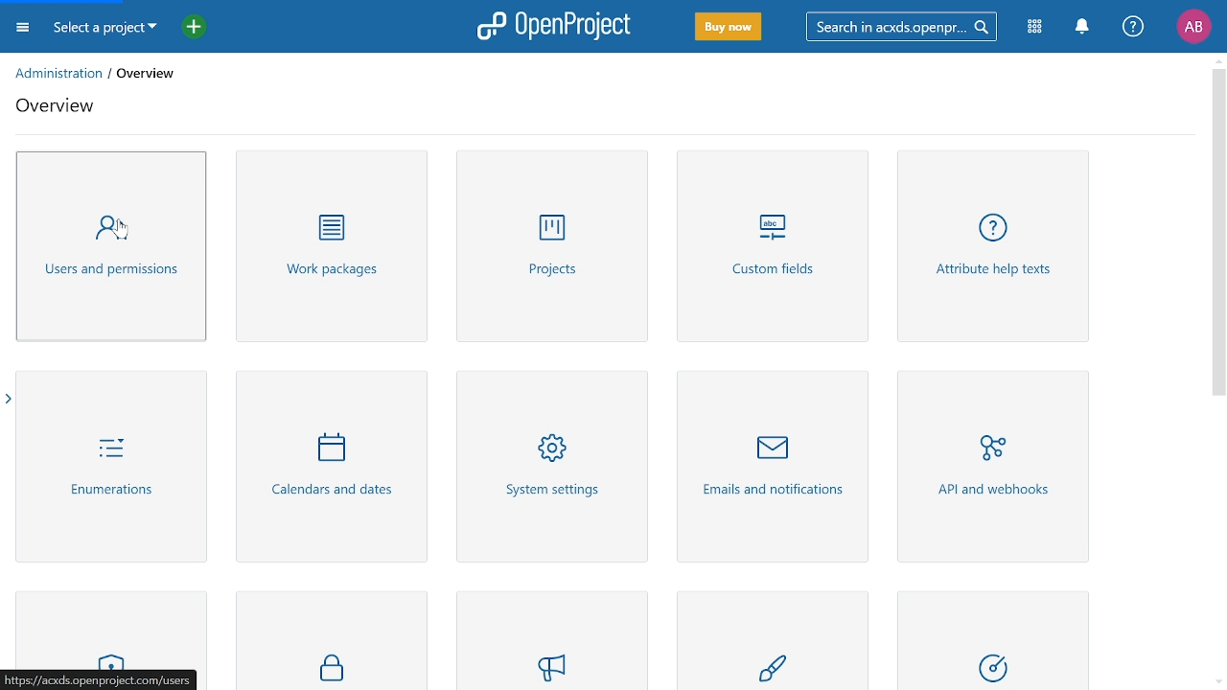 This screenshot has height=690, width=1227. I want to click on Modules, so click(1036, 26).